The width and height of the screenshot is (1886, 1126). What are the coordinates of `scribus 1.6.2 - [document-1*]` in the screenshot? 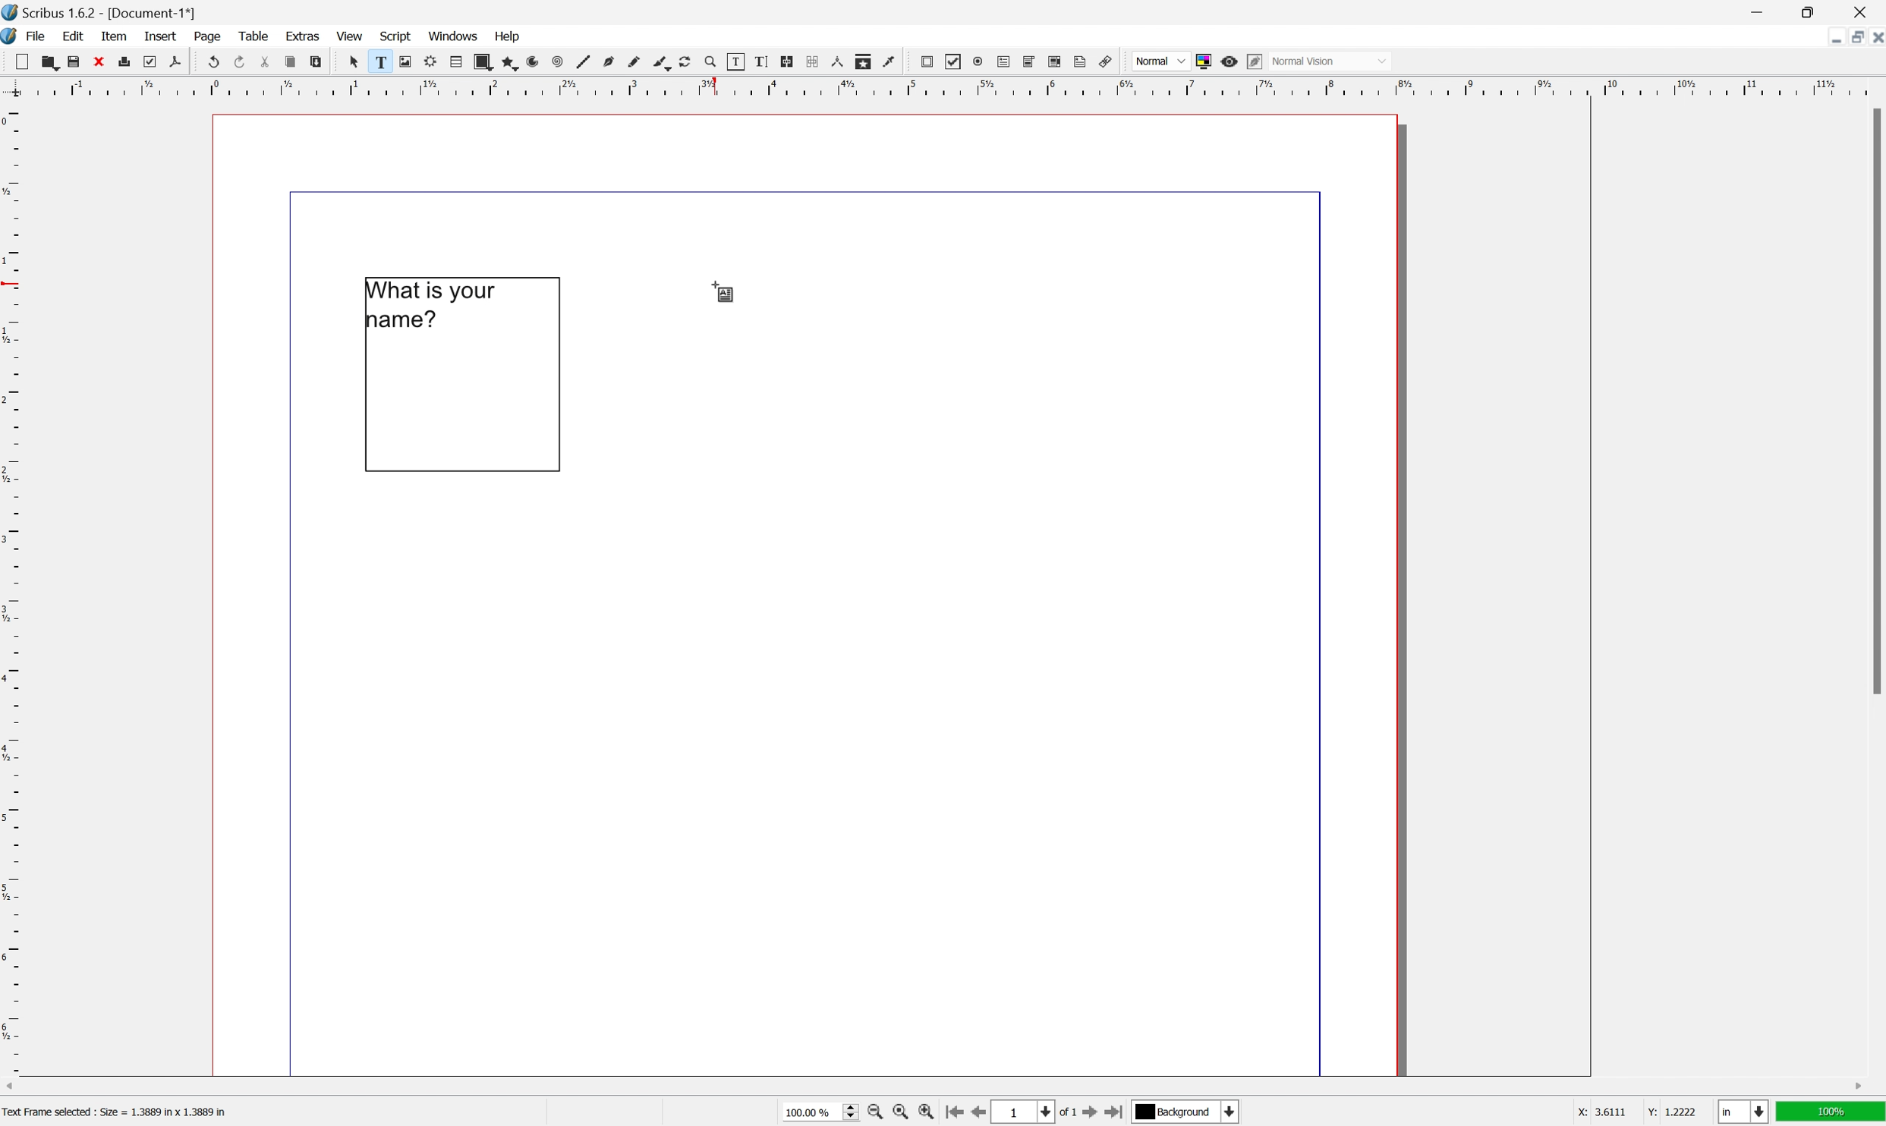 It's located at (99, 11).